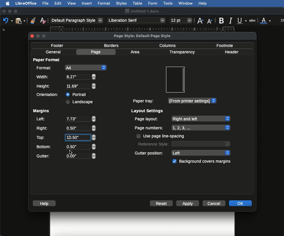  I want to click on OK, so click(240, 203).